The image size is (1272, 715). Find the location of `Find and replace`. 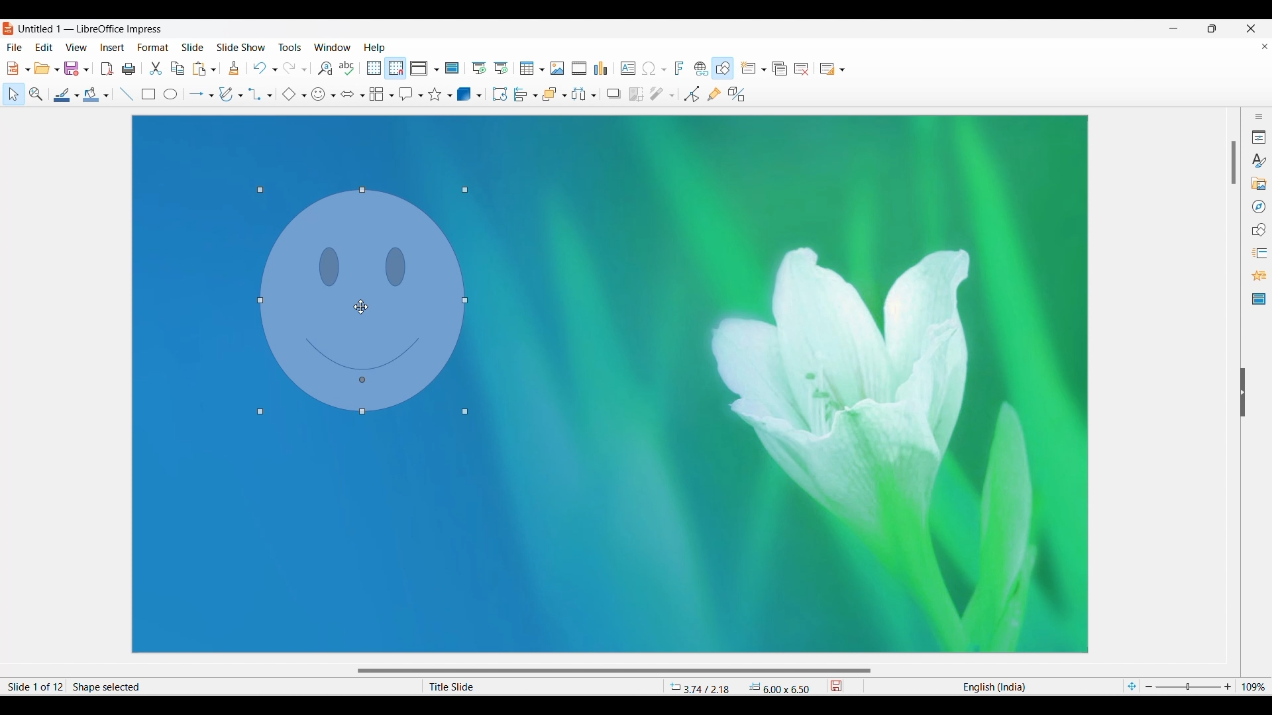

Find and replace is located at coordinates (325, 68).